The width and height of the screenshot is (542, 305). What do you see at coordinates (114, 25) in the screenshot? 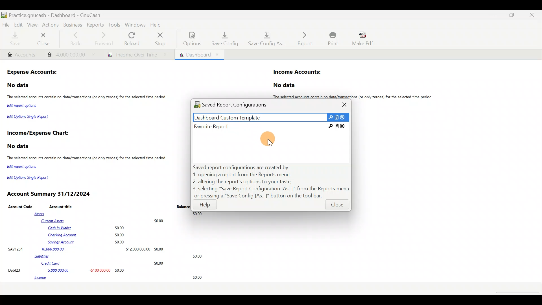
I see `Tools` at bounding box center [114, 25].